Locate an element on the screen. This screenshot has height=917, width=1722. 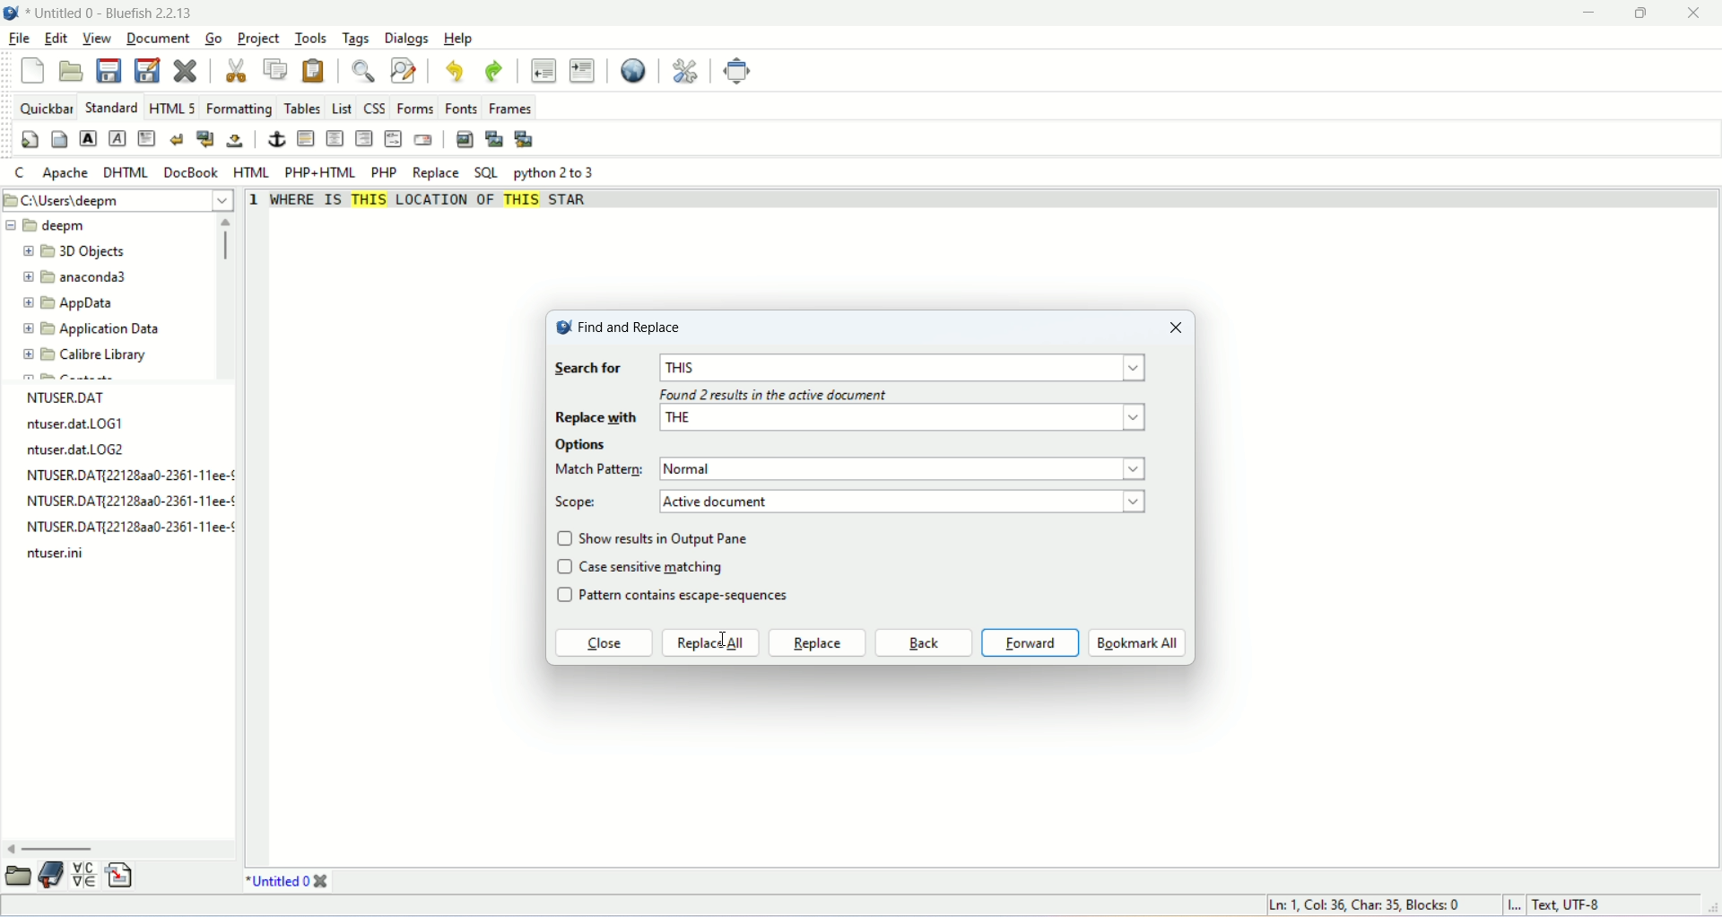
quickbar is located at coordinates (45, 108).